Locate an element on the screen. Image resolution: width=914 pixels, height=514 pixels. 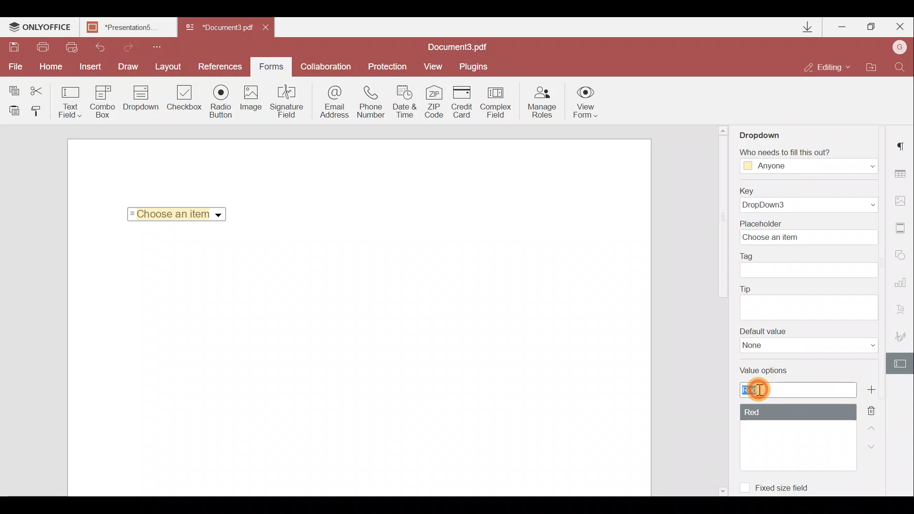
Open file location is located at coordinates (872, 67).